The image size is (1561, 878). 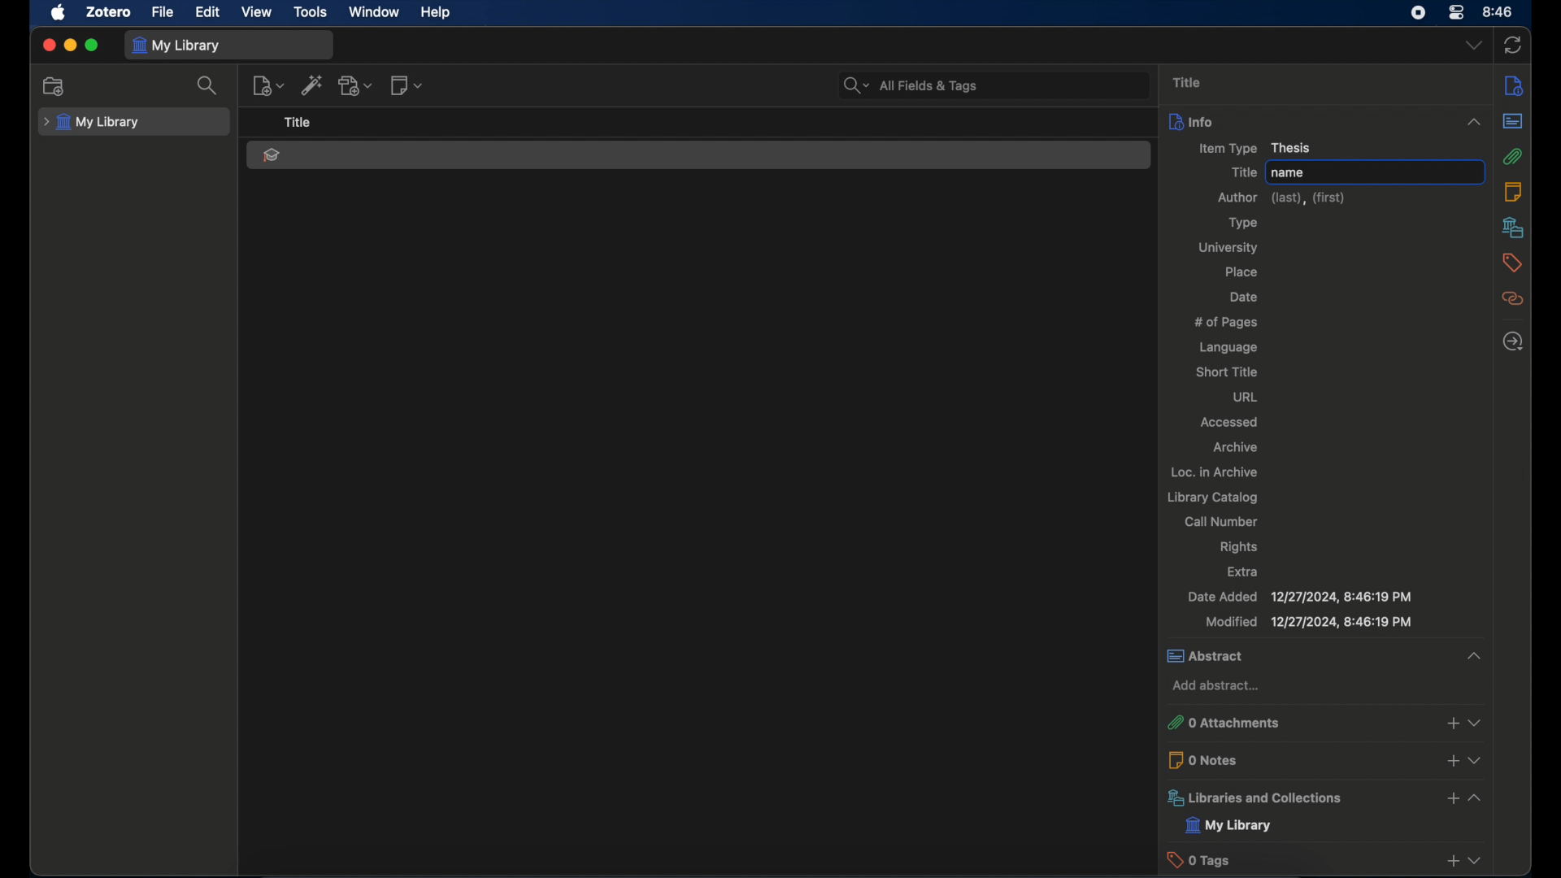 I want to click on info, so click(x=1297, y=121).